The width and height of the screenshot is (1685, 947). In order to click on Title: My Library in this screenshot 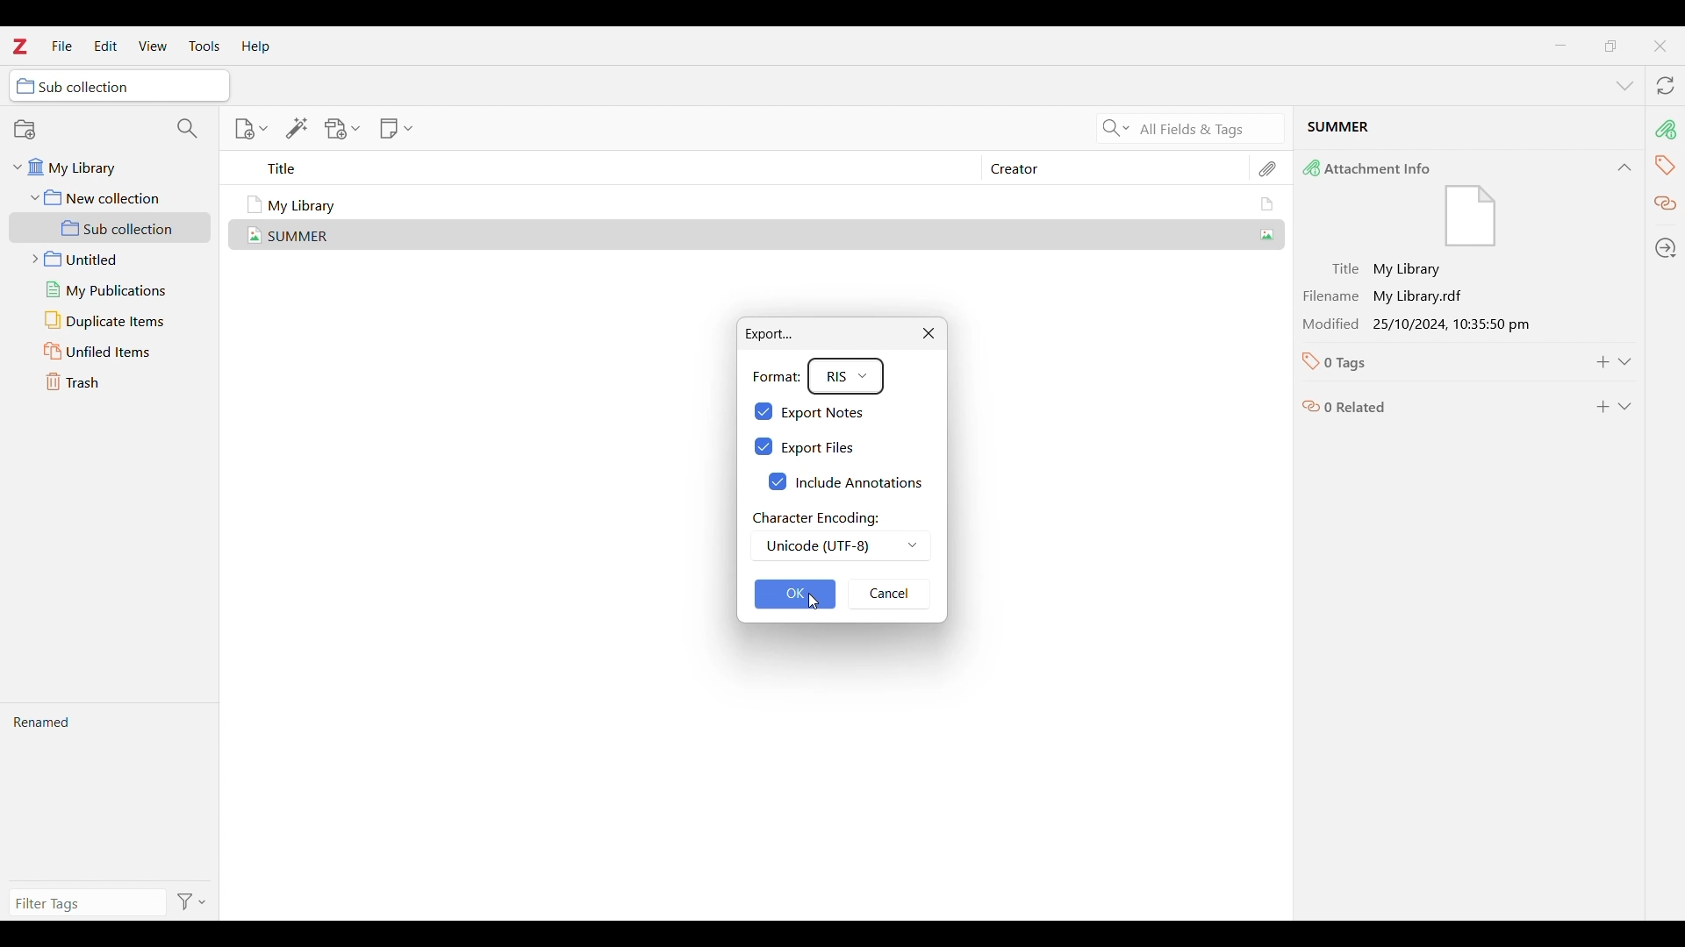, I will do `click(1437, 270)`.